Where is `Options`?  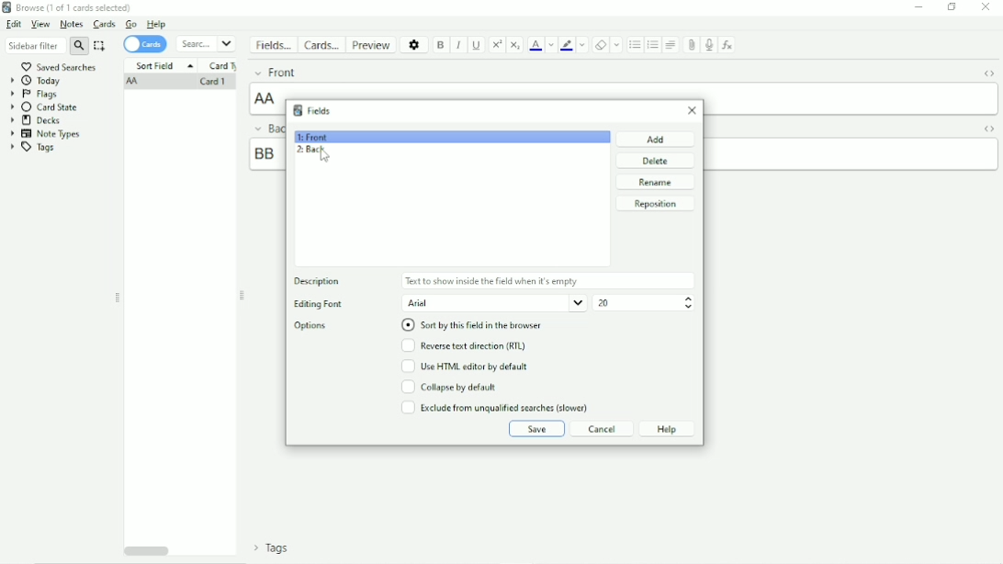
Options is located at coordinates (315, 326).